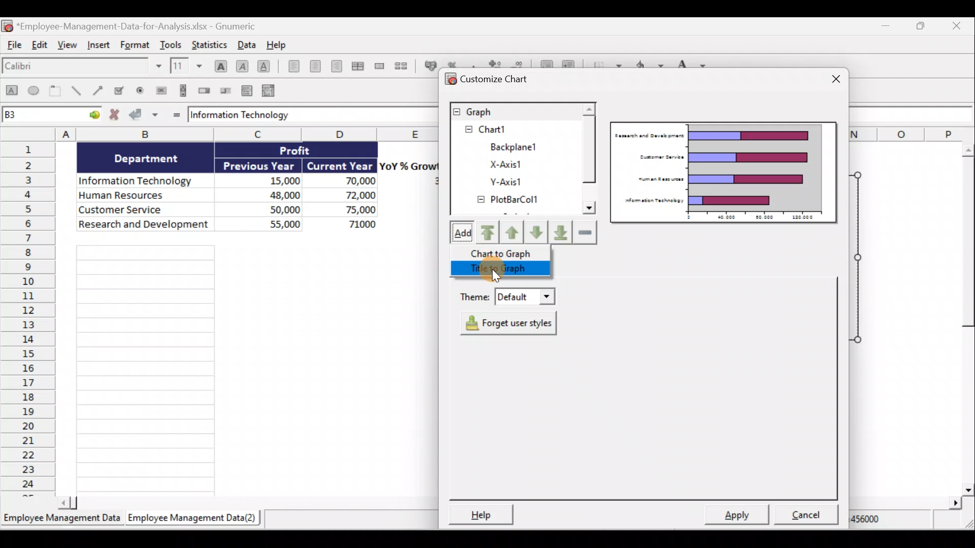 The width and height of the screenshot is (975, 548). I want to click on Create a button, so click(161, 89).